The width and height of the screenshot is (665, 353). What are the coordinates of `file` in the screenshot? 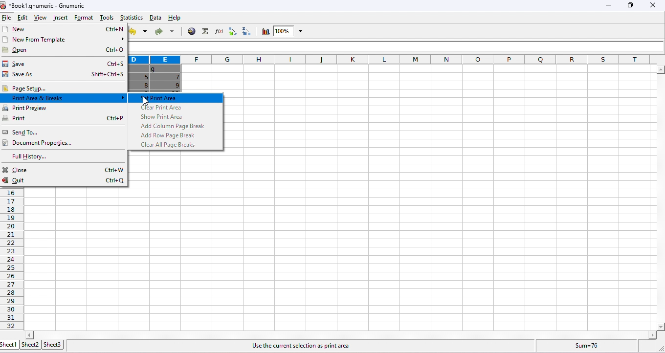 It's located at (7, 18).